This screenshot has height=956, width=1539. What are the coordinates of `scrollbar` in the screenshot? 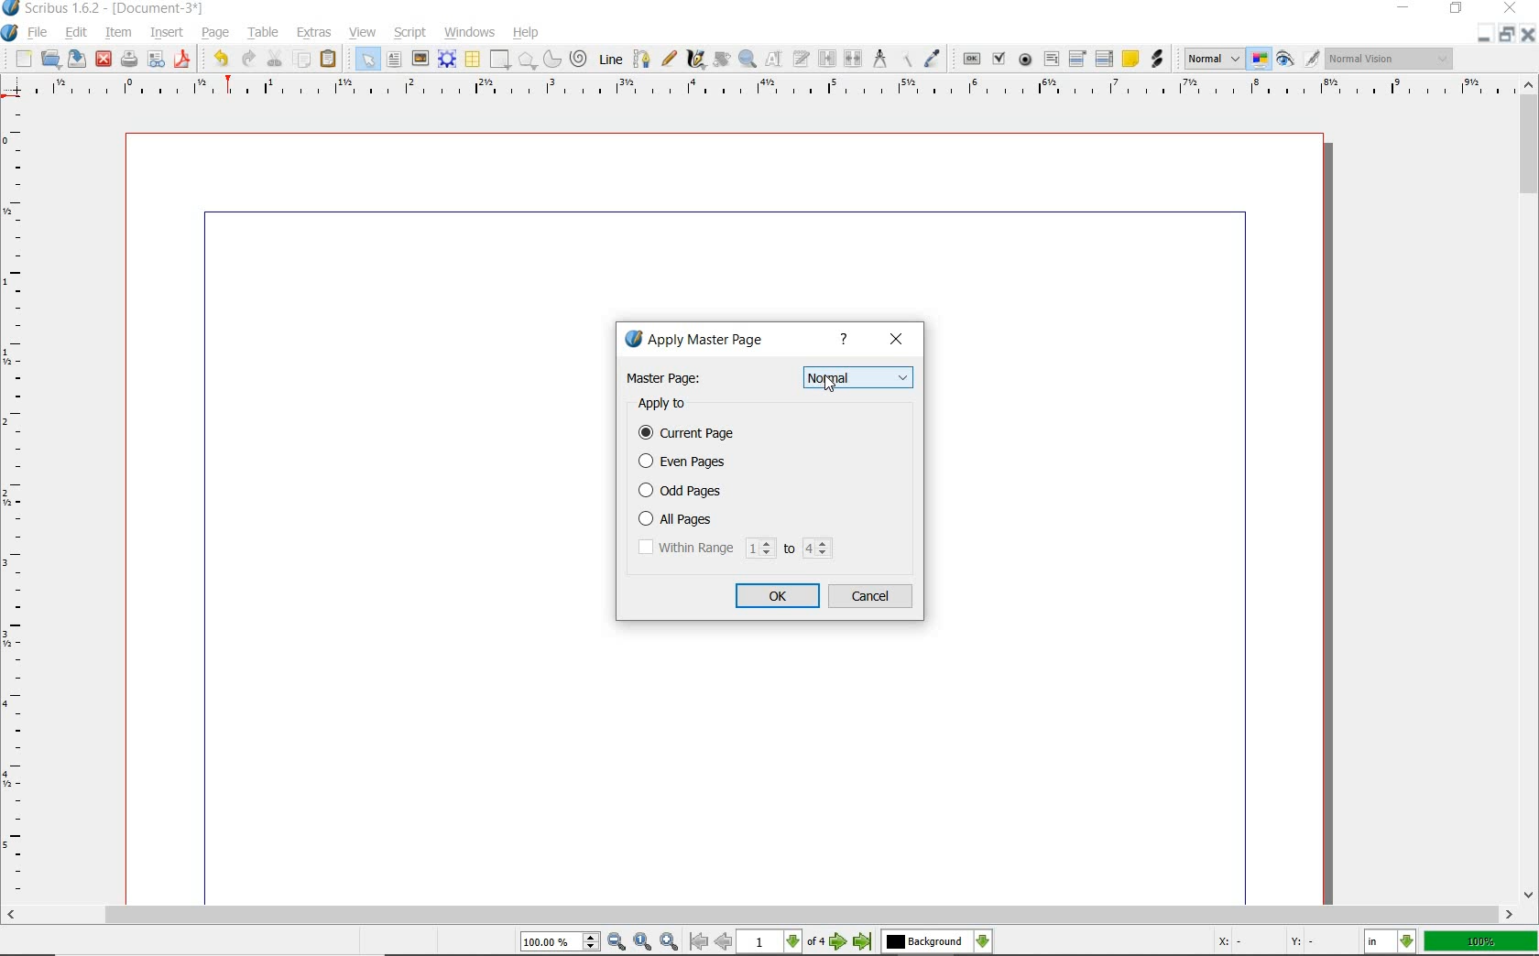 It's located at (760, 915).